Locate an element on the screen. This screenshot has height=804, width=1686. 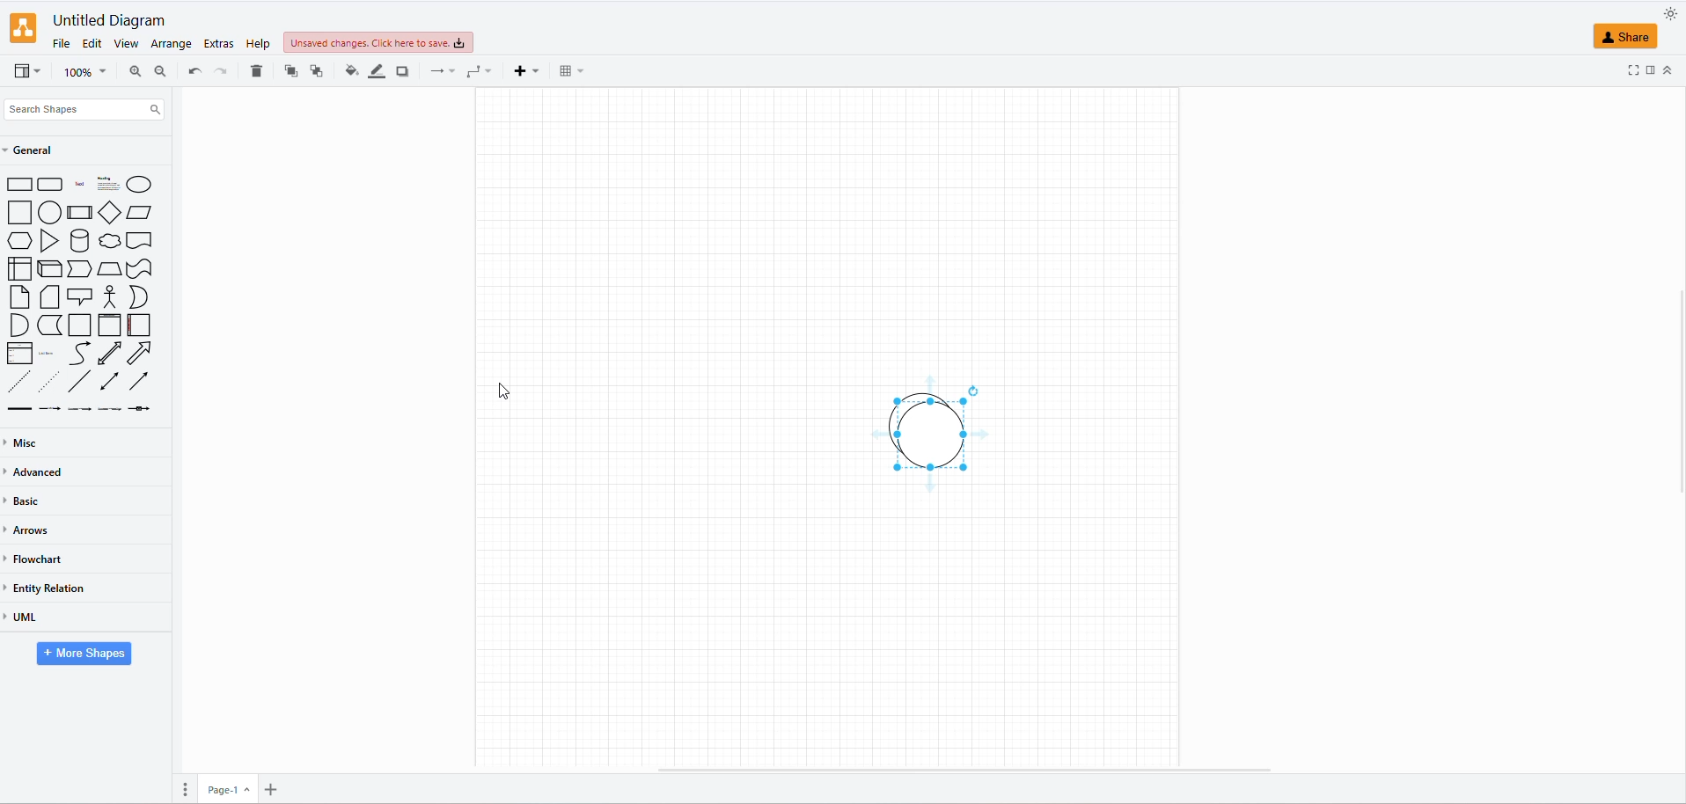
SEARCH is located at coordinates (81, 112).